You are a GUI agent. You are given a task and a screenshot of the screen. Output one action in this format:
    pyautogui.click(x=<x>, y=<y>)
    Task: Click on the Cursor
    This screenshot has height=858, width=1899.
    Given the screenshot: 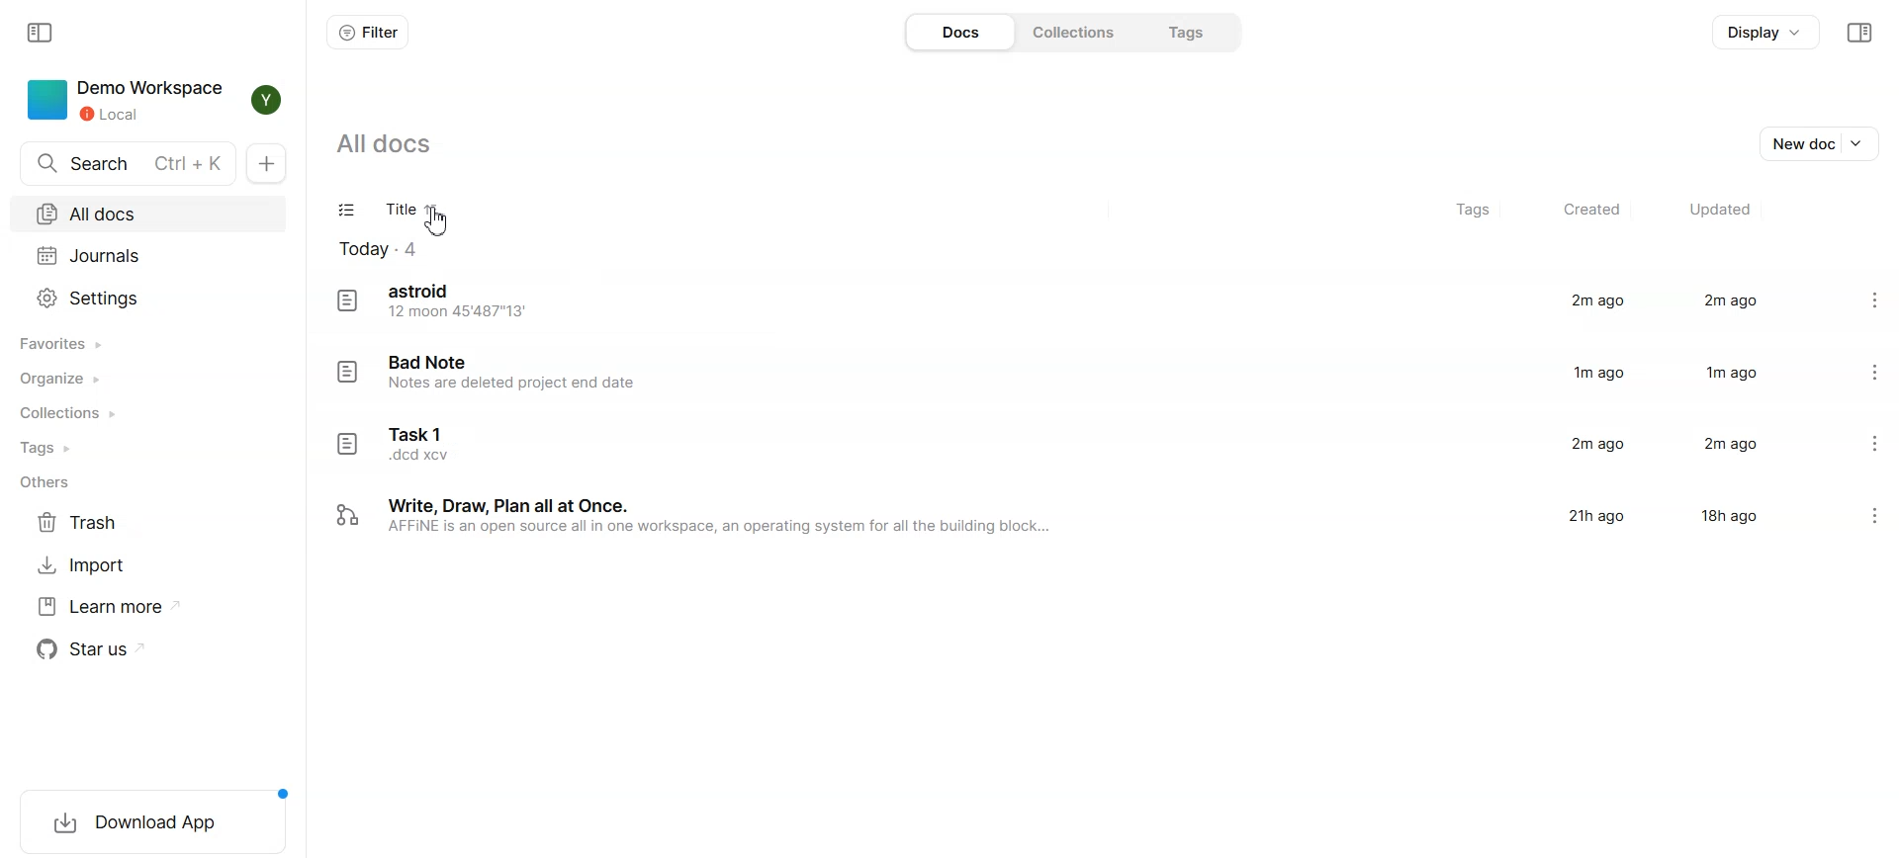 What is the action you would take?
    pyautogui.click(x=438, y=222)
    